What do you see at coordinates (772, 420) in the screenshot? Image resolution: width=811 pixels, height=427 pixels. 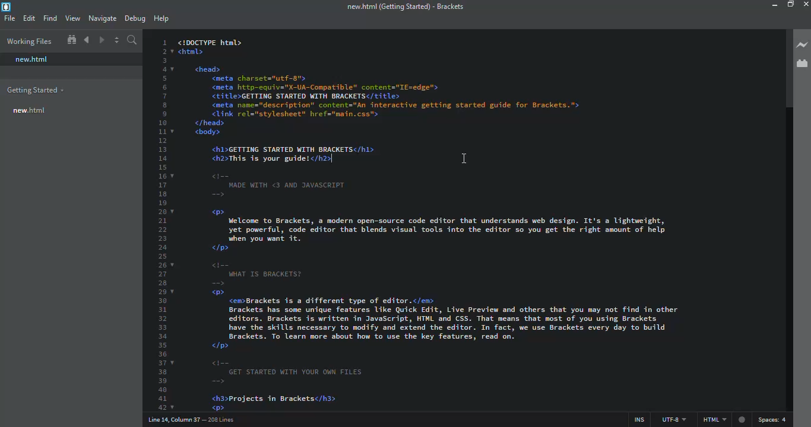 I see `spaces` at bounding box center [772, 420].